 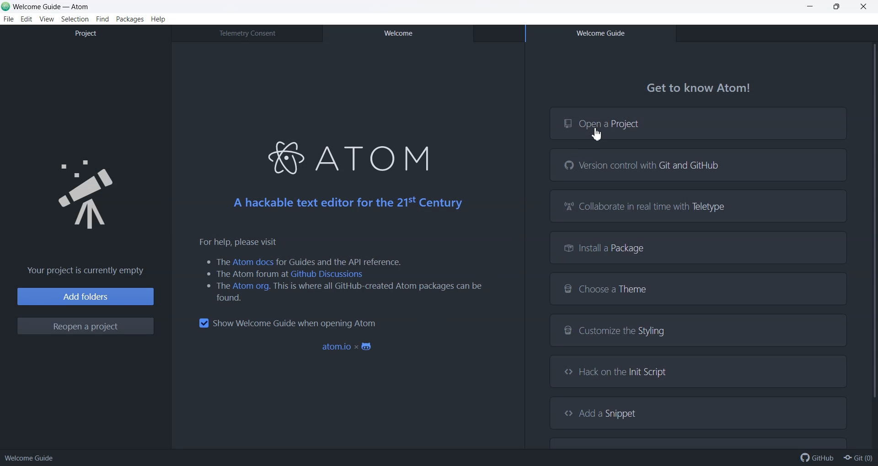 What do you see at coordinates (699, 205) in the screenshot?
I see `Collaborate in real time with Teletype` at bounding box center [699, 205].